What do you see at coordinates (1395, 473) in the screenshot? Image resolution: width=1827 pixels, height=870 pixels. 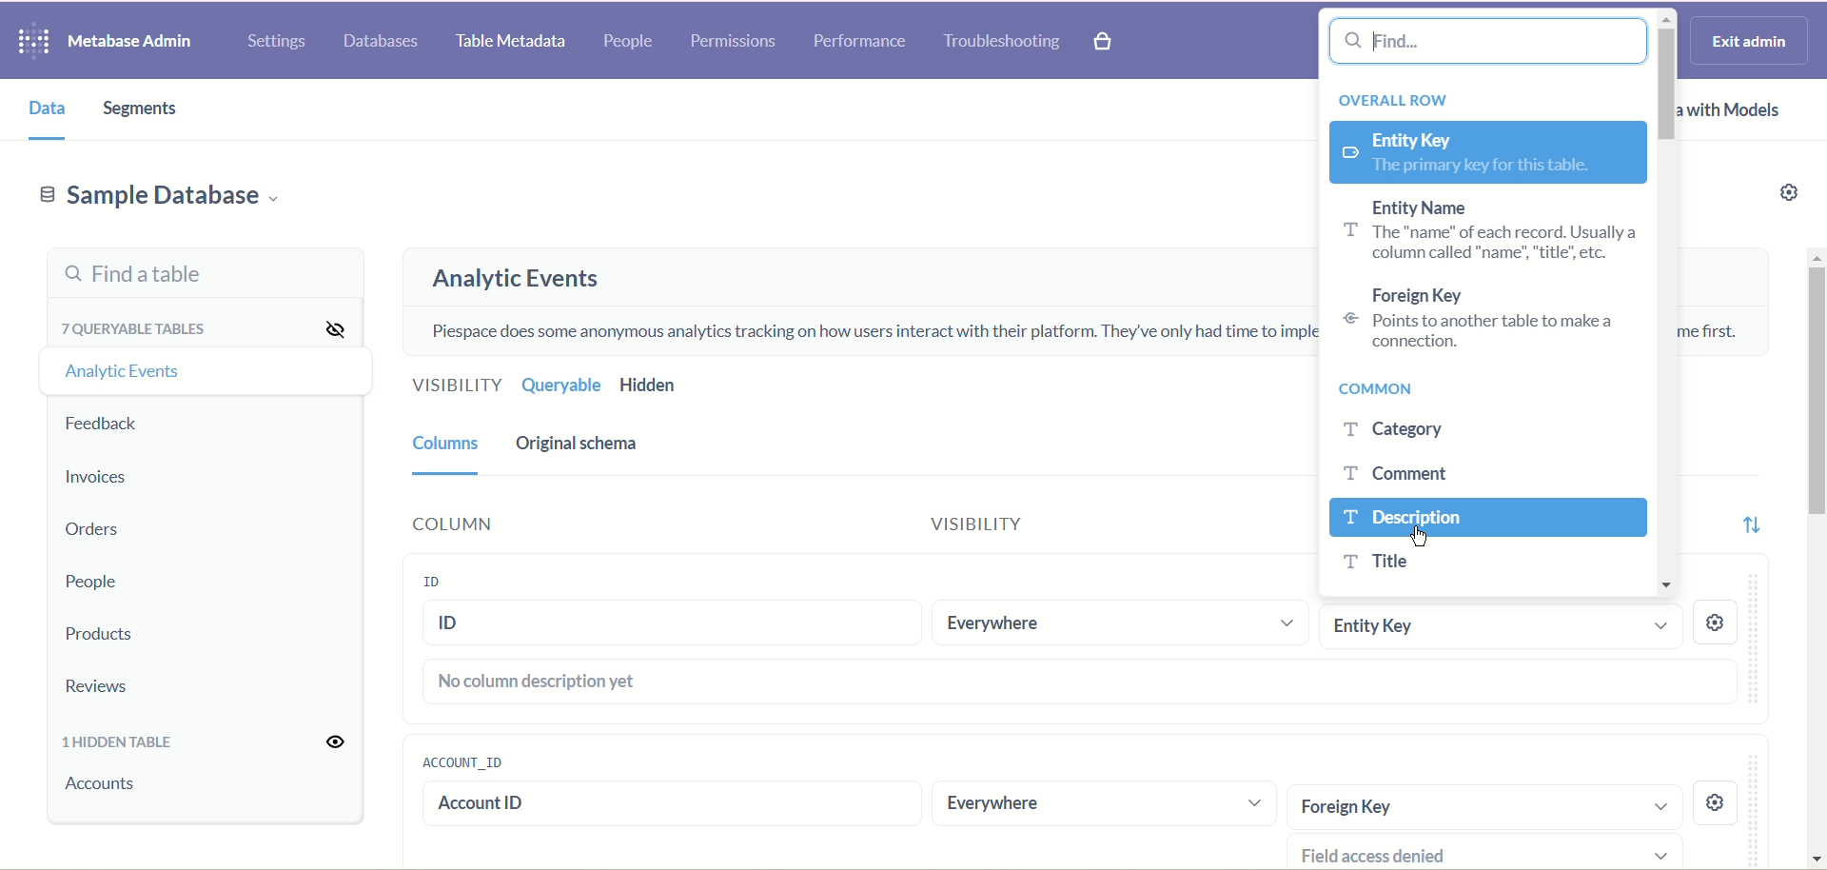 I see `comment` at bounding box center [1395, 473].